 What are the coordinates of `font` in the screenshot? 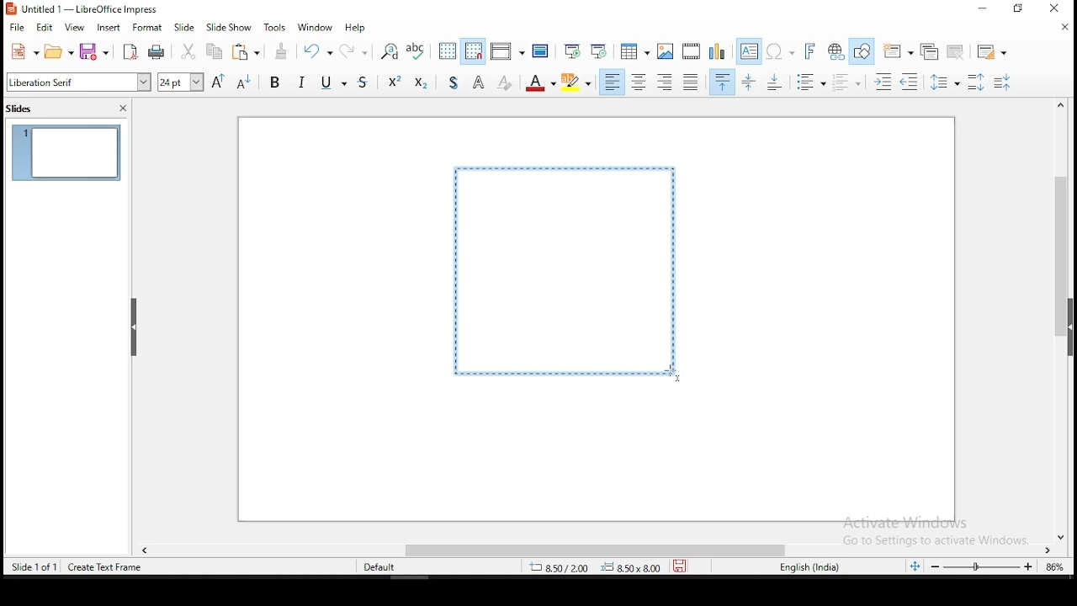 It's located at (77, 83).